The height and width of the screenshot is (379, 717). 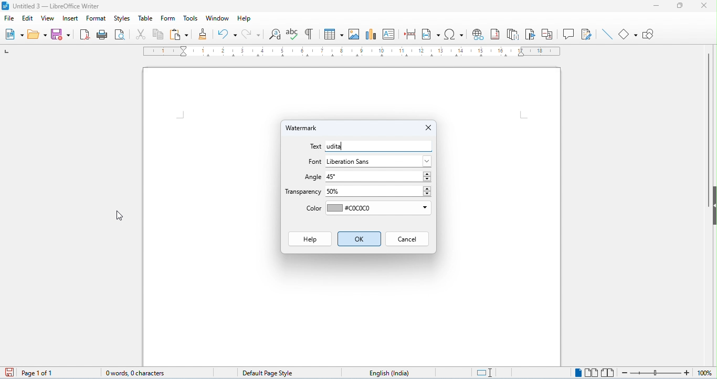 What do you see at coordinates (146, 18) in the screenshot?
I see `table` at bounding box center [146, 18].